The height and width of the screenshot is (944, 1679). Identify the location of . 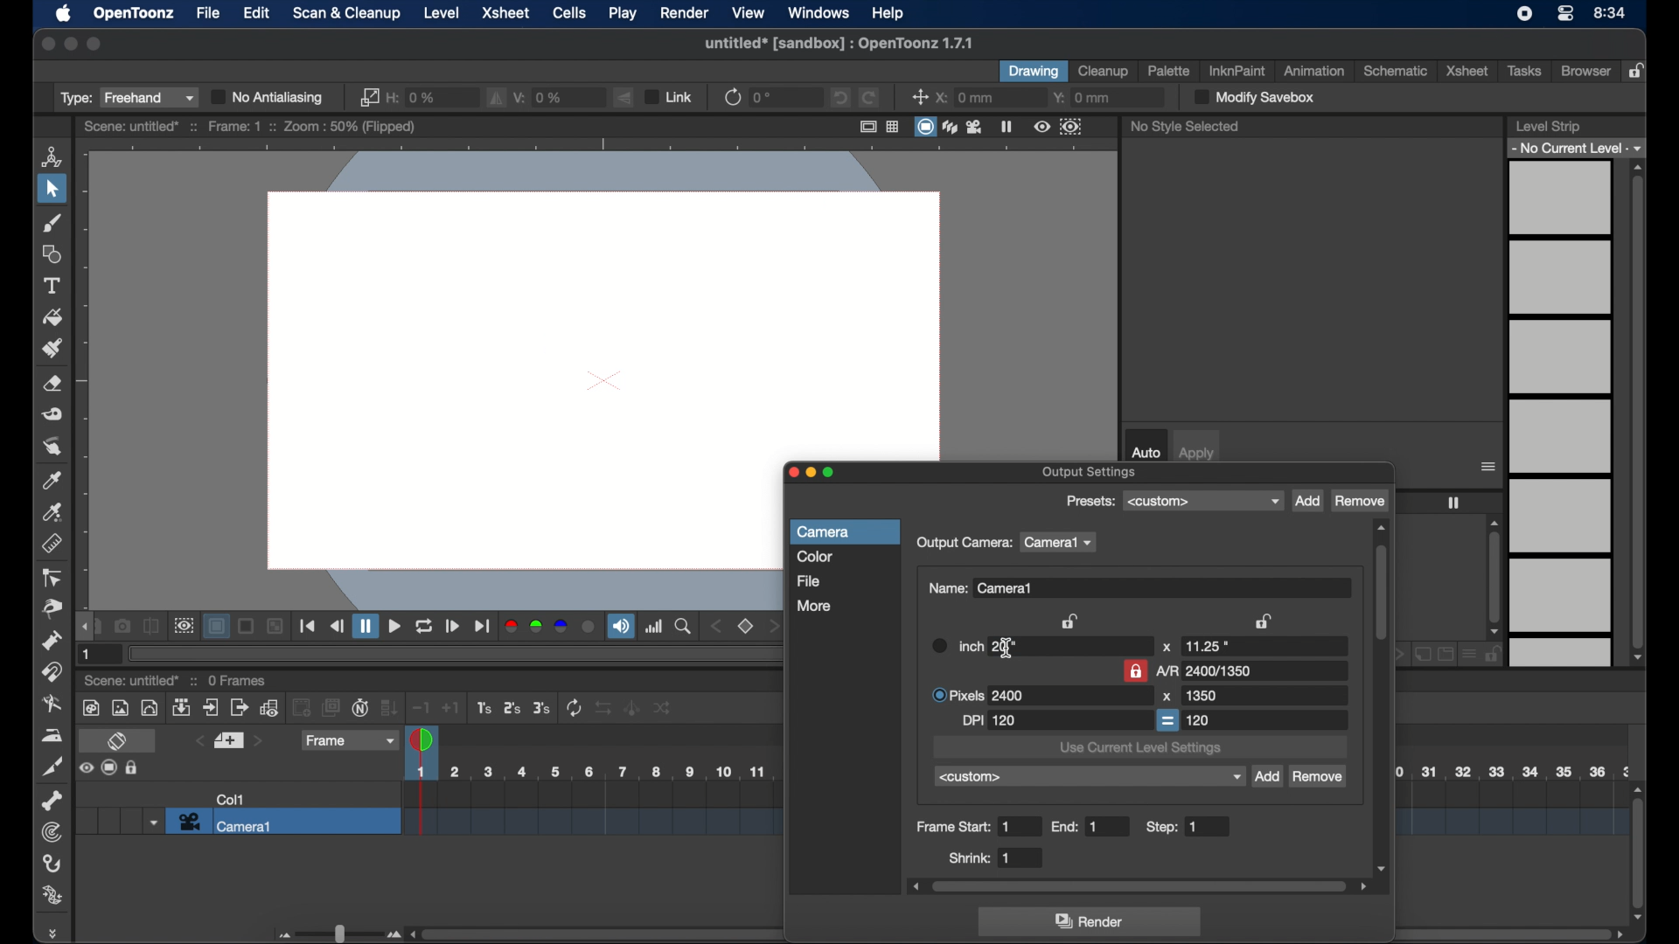
(361, 708).